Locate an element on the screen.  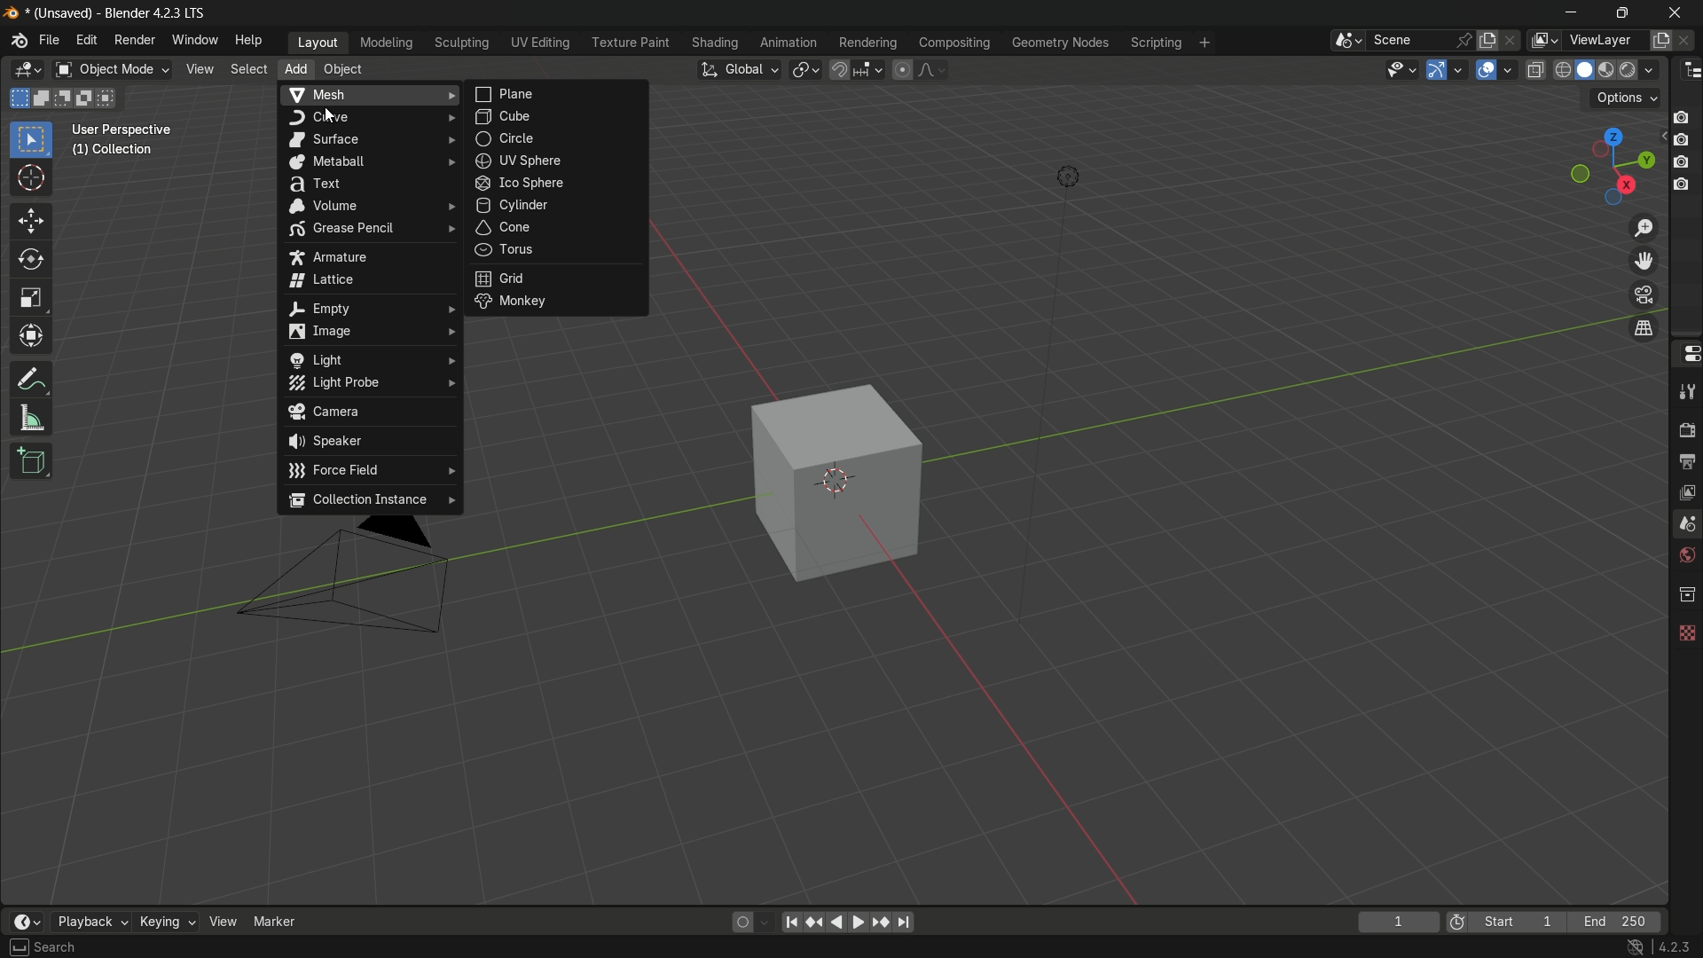
scene is located at coordinates (1685, 525).